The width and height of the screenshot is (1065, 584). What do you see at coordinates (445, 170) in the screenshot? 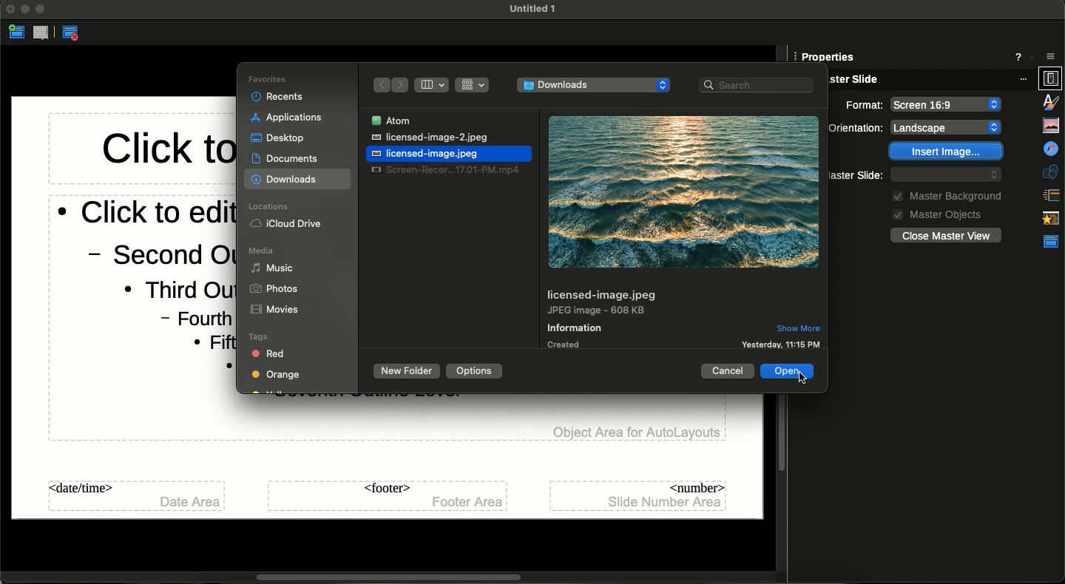
I see `File` at bounding box center [445, 170].